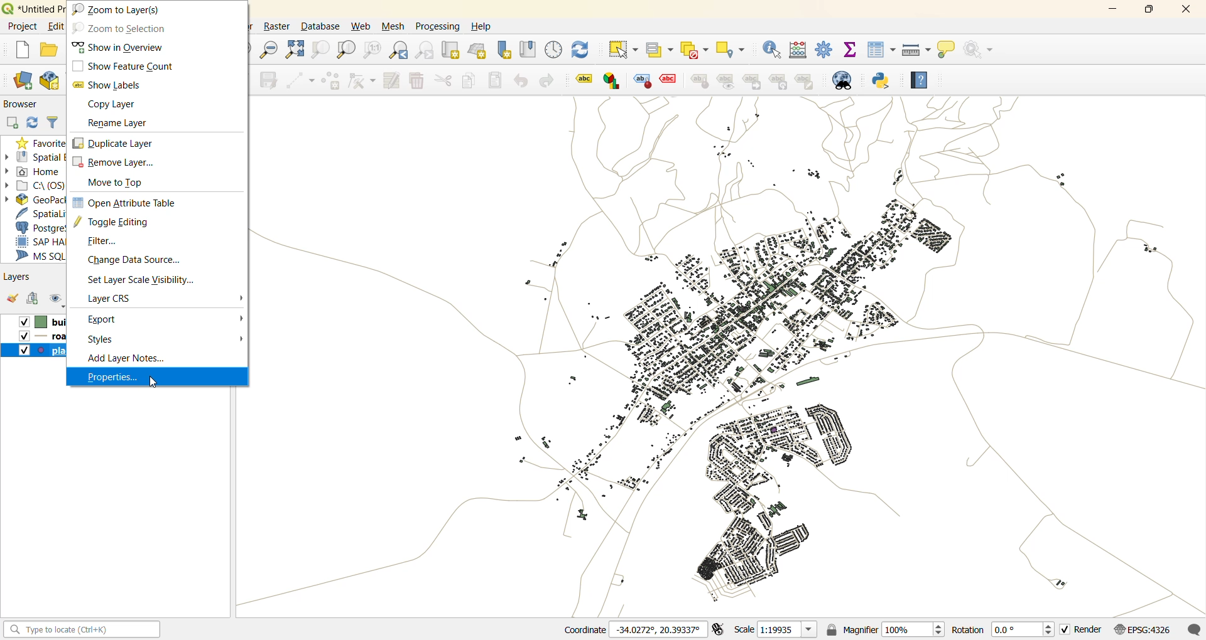 The image size is (1206, 640). Describe the element at coordinates (720, 629) in the screenshot. I see `toggle extensions` at that location.